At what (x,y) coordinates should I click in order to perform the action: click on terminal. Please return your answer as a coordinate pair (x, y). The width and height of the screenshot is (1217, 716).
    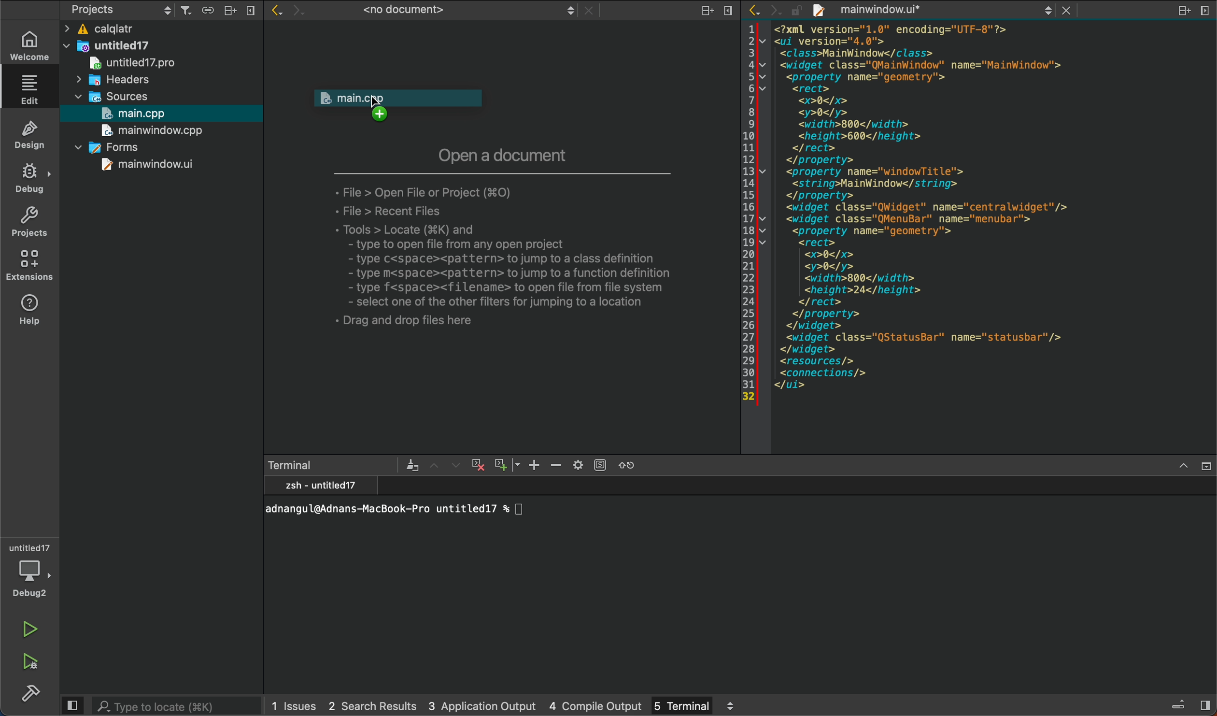
    Looking at the image, I should click on (693, 704).